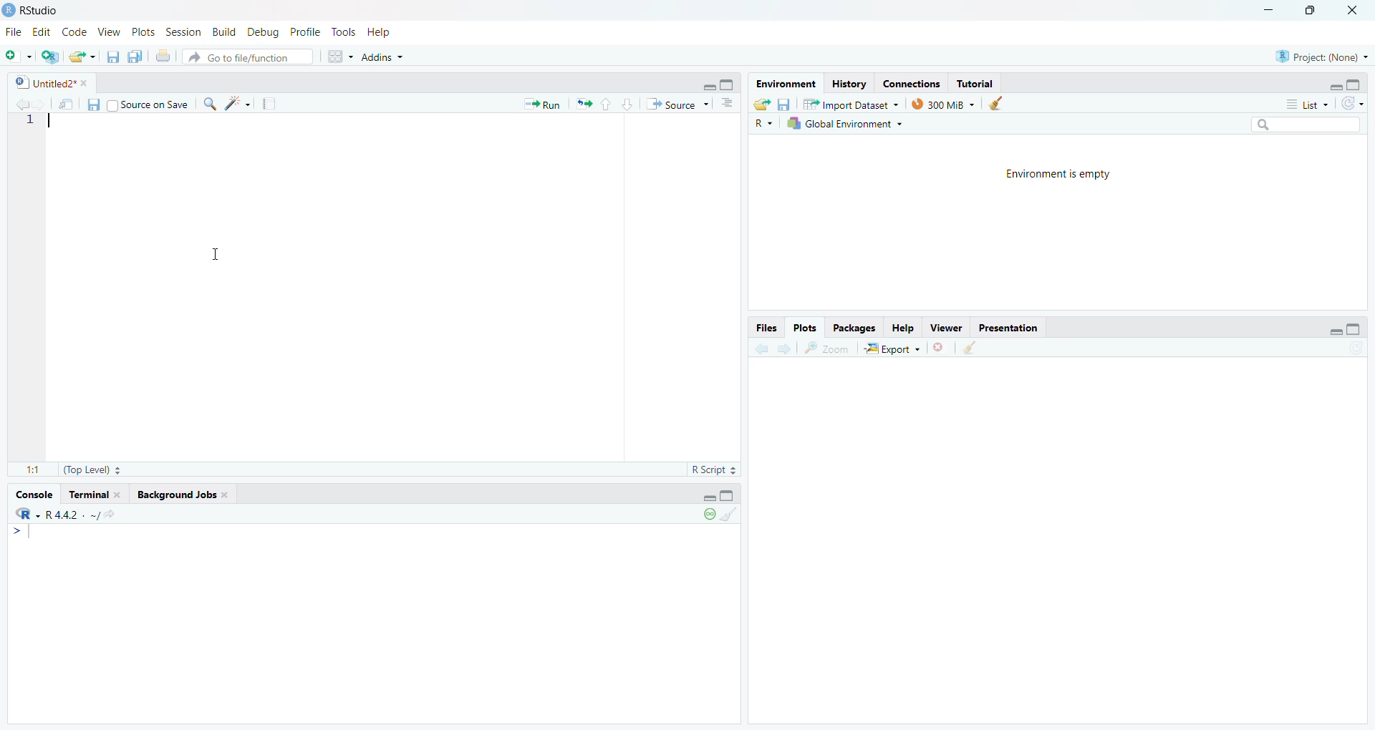 The image size is (1375, 730). What do you see at coordinates (1271, 11) in the screenshot?
I see `minimize` at bounding box center [1271, 11].